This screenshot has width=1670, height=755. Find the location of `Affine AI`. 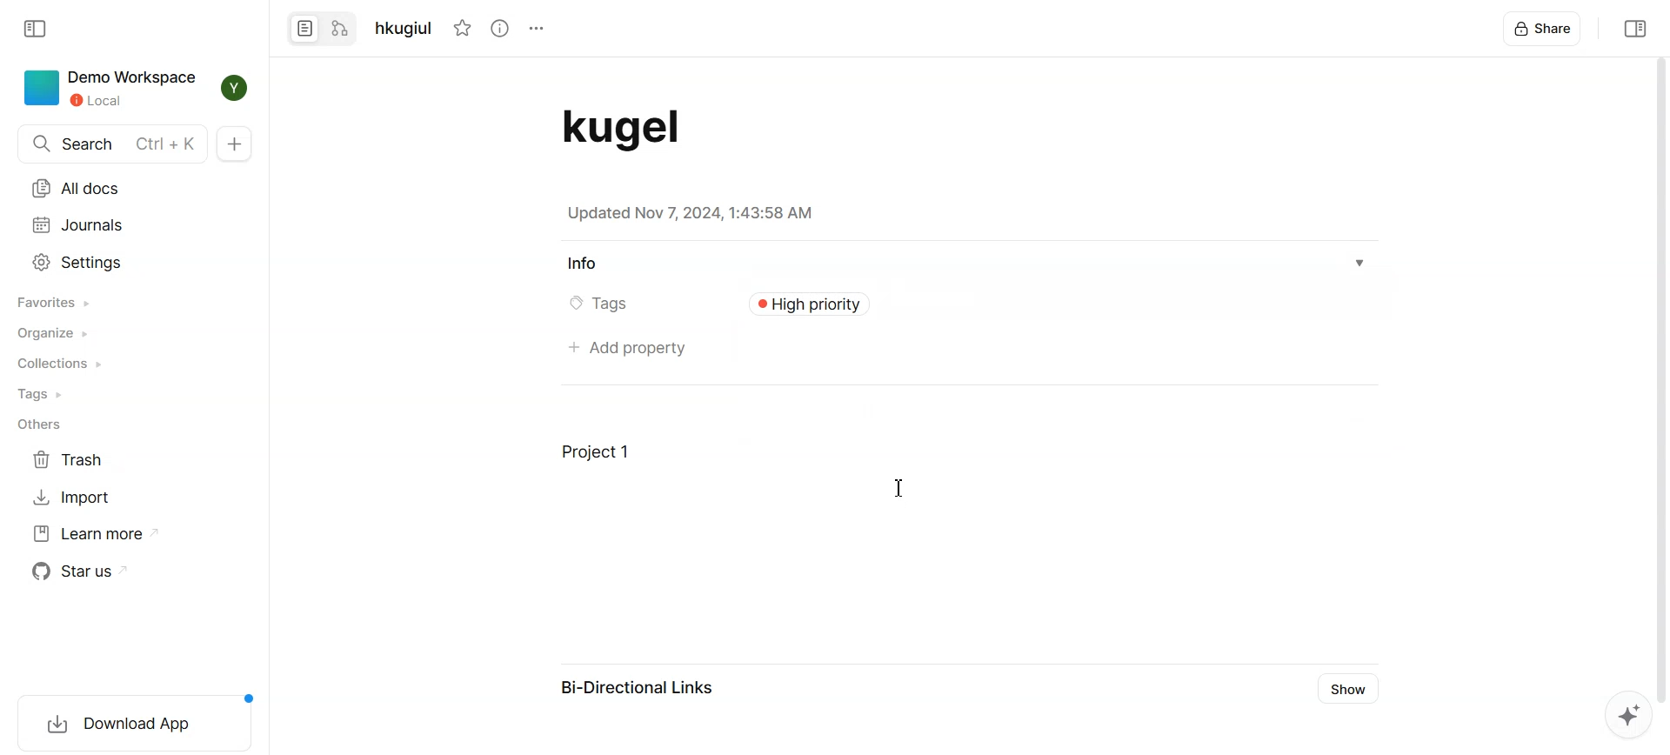

Affine AI is located at coordinates (1627, 714).